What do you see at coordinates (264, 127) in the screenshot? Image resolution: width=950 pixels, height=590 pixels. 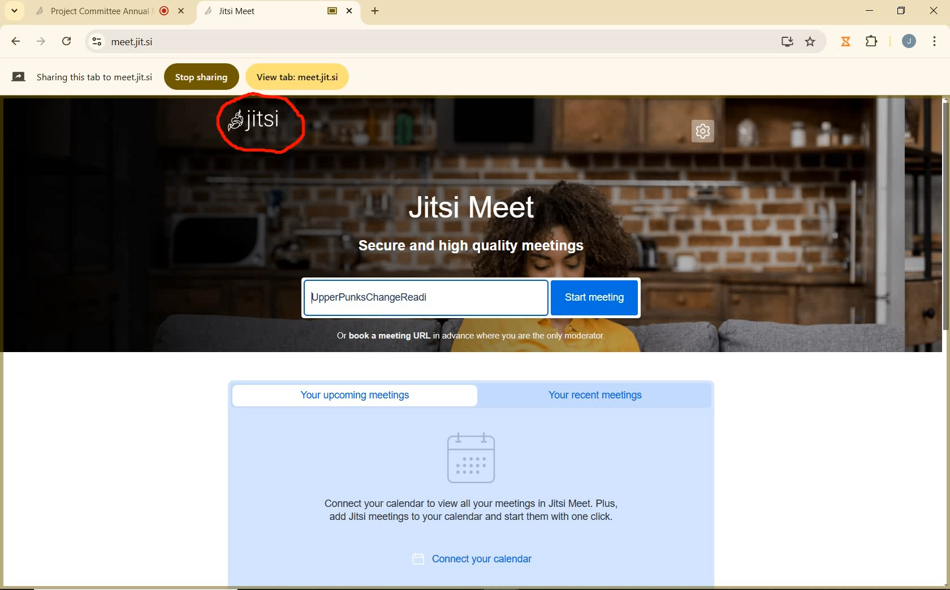 I see `jitsi annotated ` at bounding box center [264, 127].